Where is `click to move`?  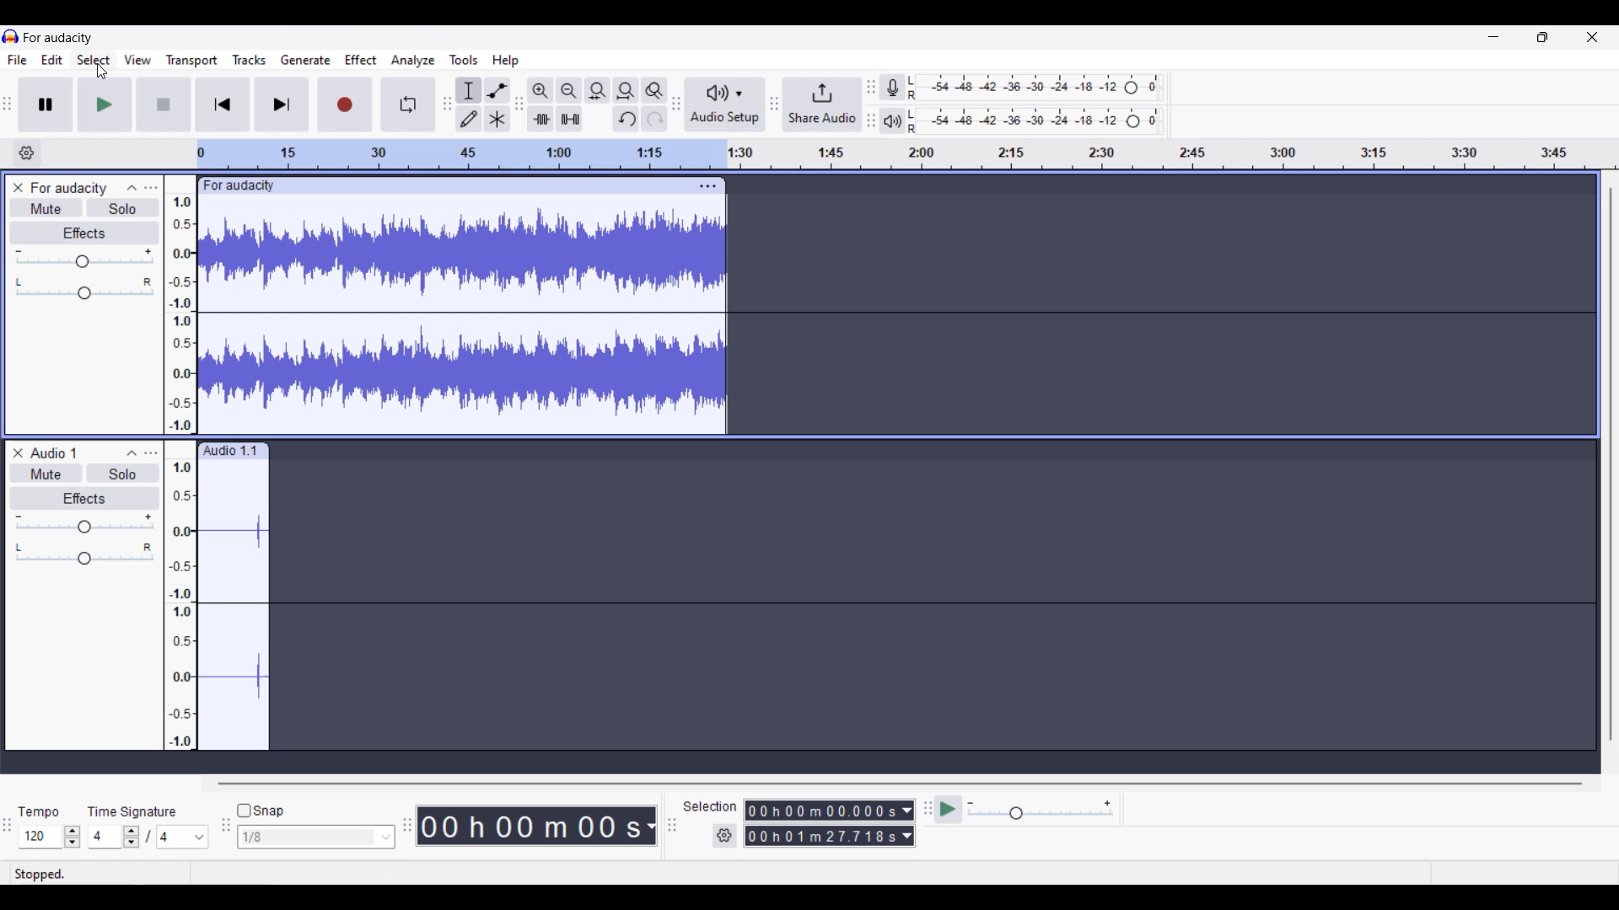
click to move is located at coordinates (485, 186).